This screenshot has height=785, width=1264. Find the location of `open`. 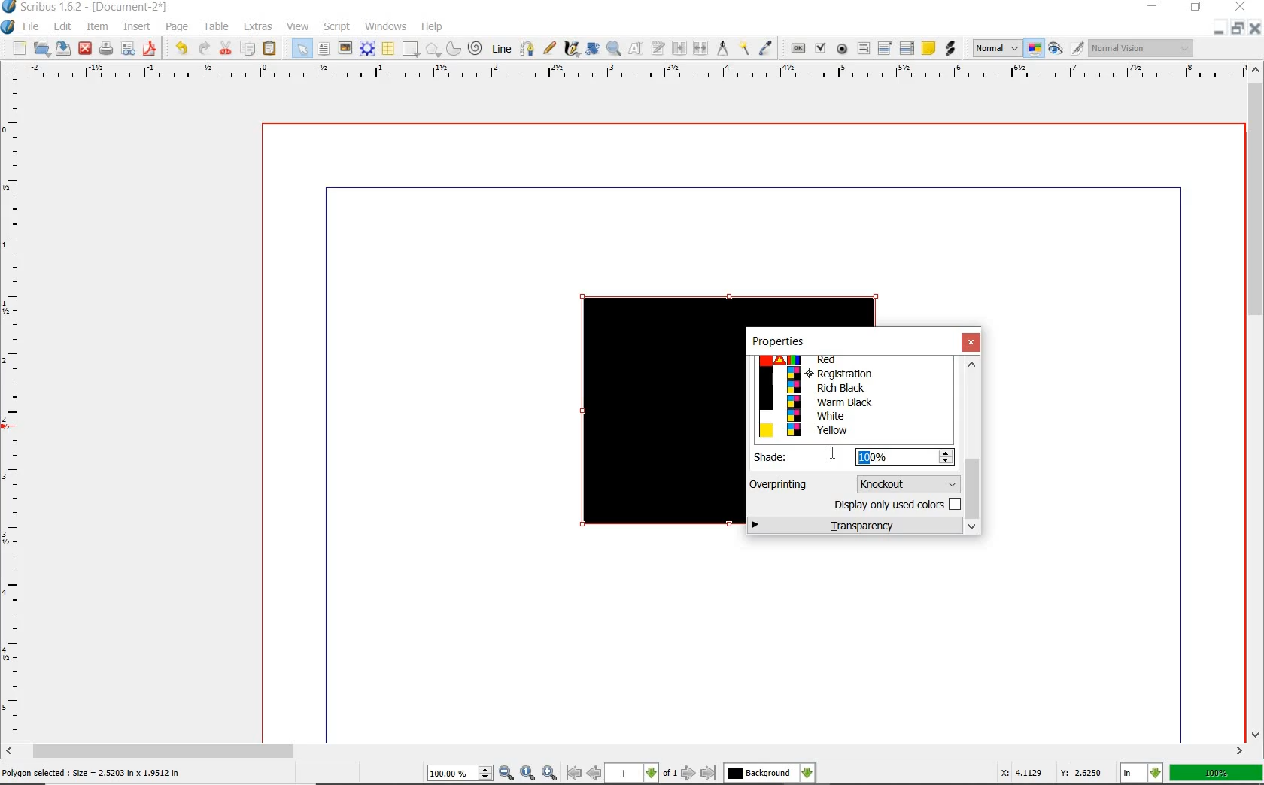

open is located at coordinates (41, 50).